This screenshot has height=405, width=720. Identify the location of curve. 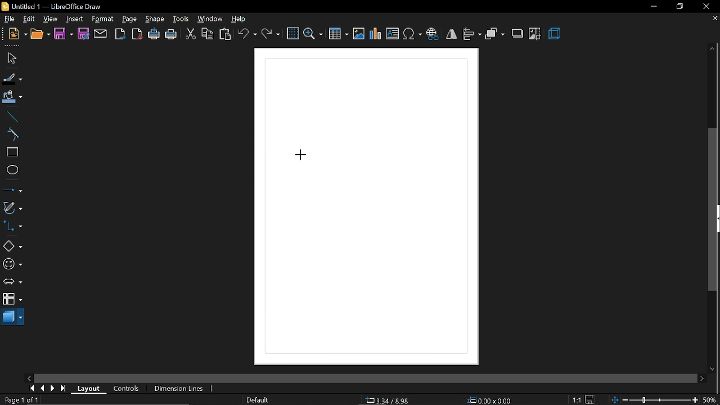
(12, 135).